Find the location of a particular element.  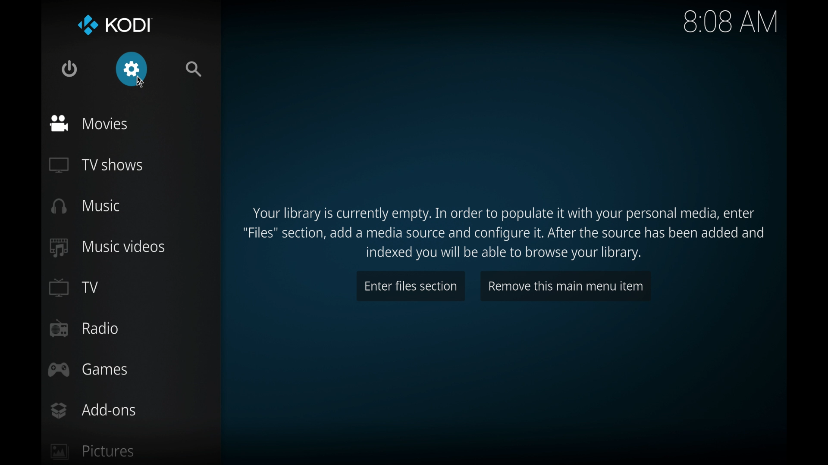

cursor is located at coordinates (140, 81).